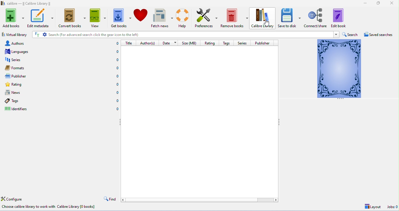  I want to click on save to disk, so click(290, 18).